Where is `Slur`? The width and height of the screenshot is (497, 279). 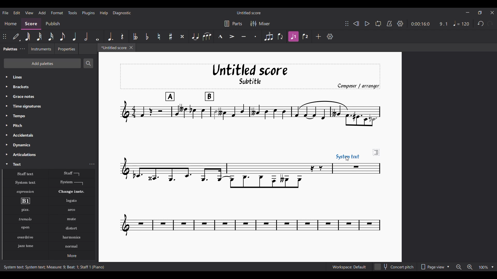 Slur is located at coordinates (207, 36).